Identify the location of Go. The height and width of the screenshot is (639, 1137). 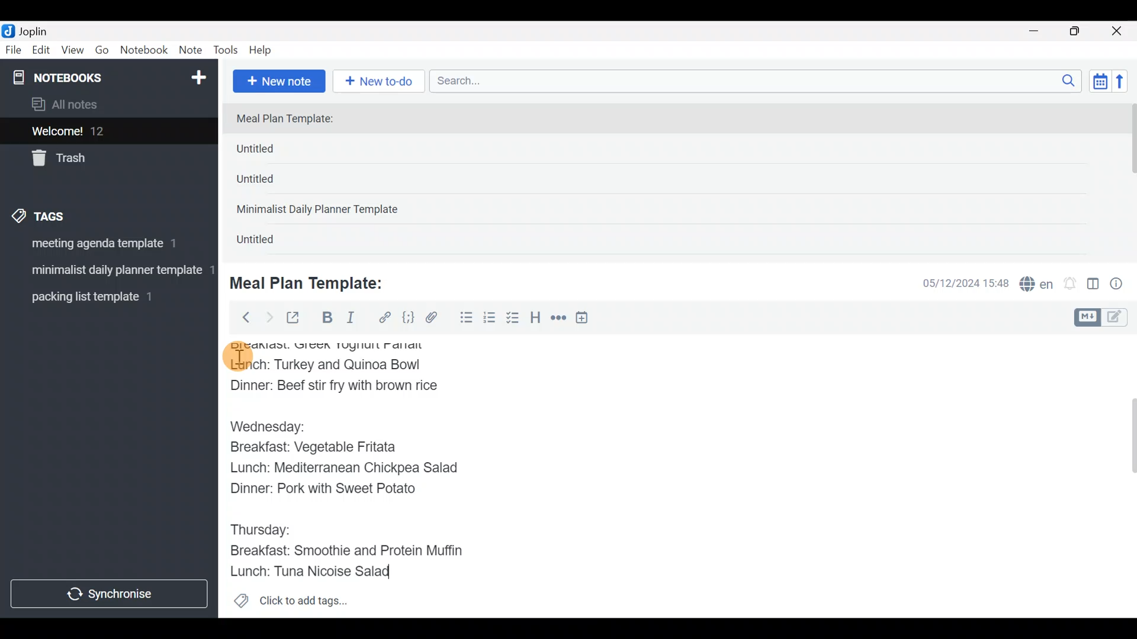
(102, 53).